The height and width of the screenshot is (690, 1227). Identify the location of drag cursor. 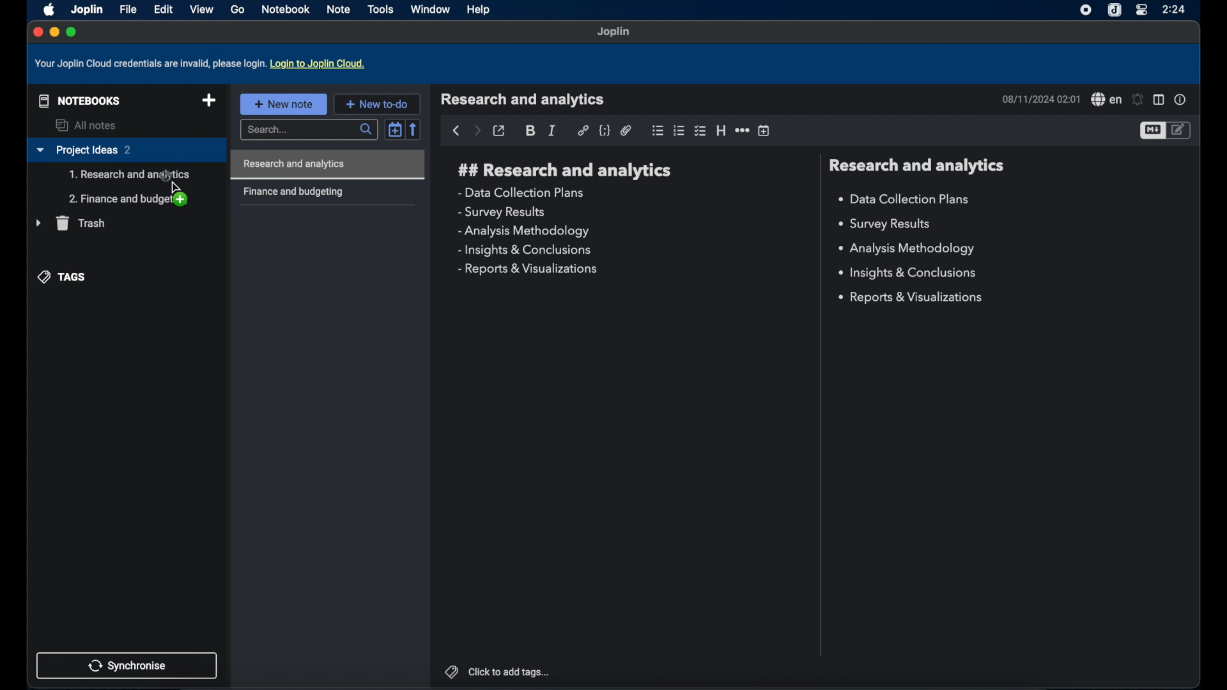
(173, 188).